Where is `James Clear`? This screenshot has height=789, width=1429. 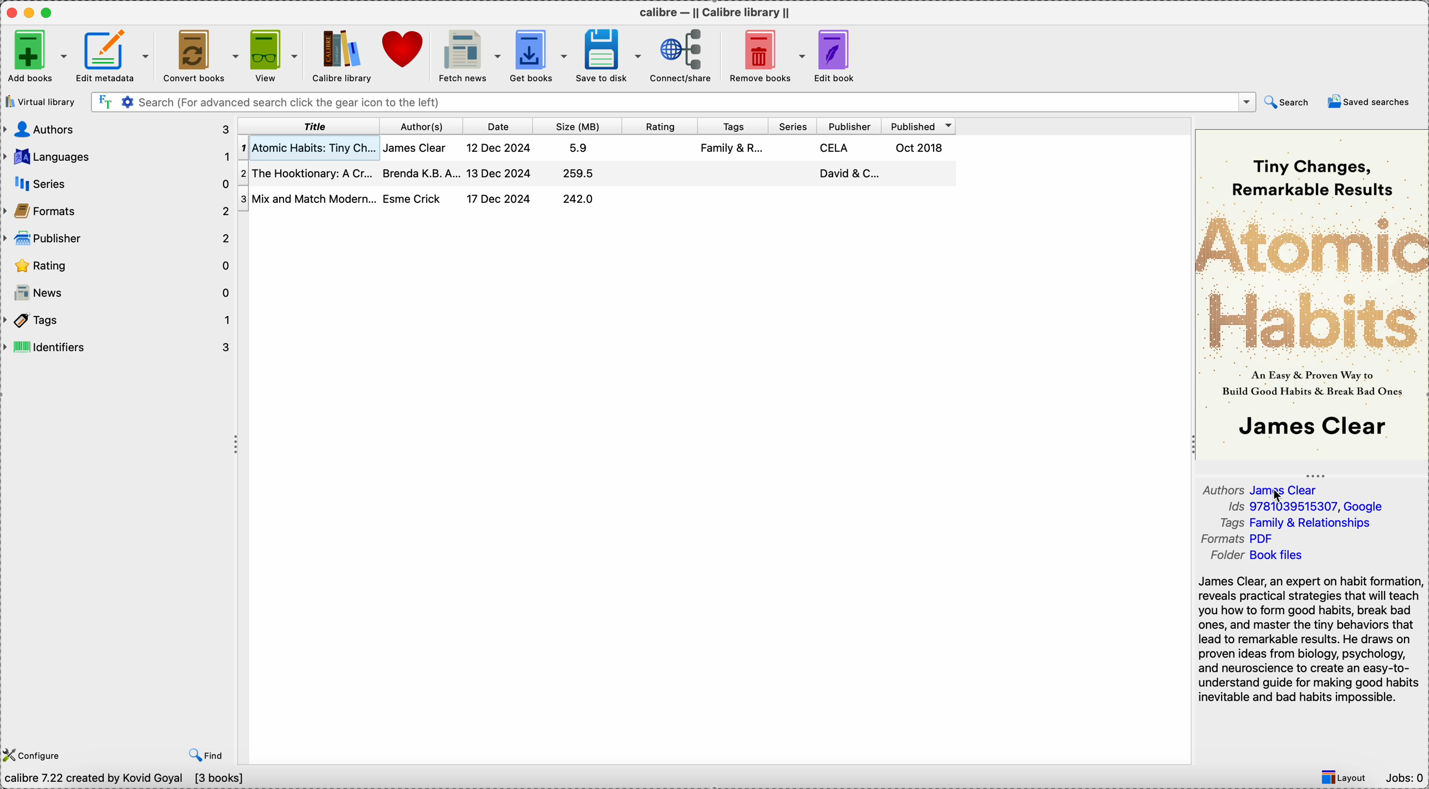
James Clear is located at coordinates (416, 149).